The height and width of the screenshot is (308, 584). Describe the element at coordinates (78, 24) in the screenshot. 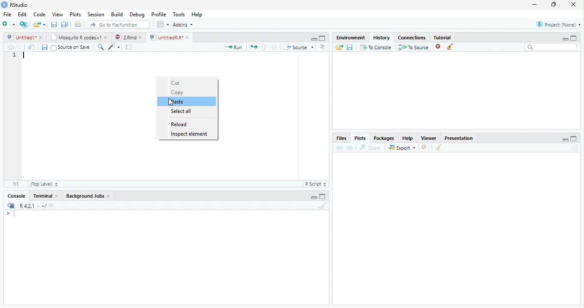

I see `print current file` at that location.